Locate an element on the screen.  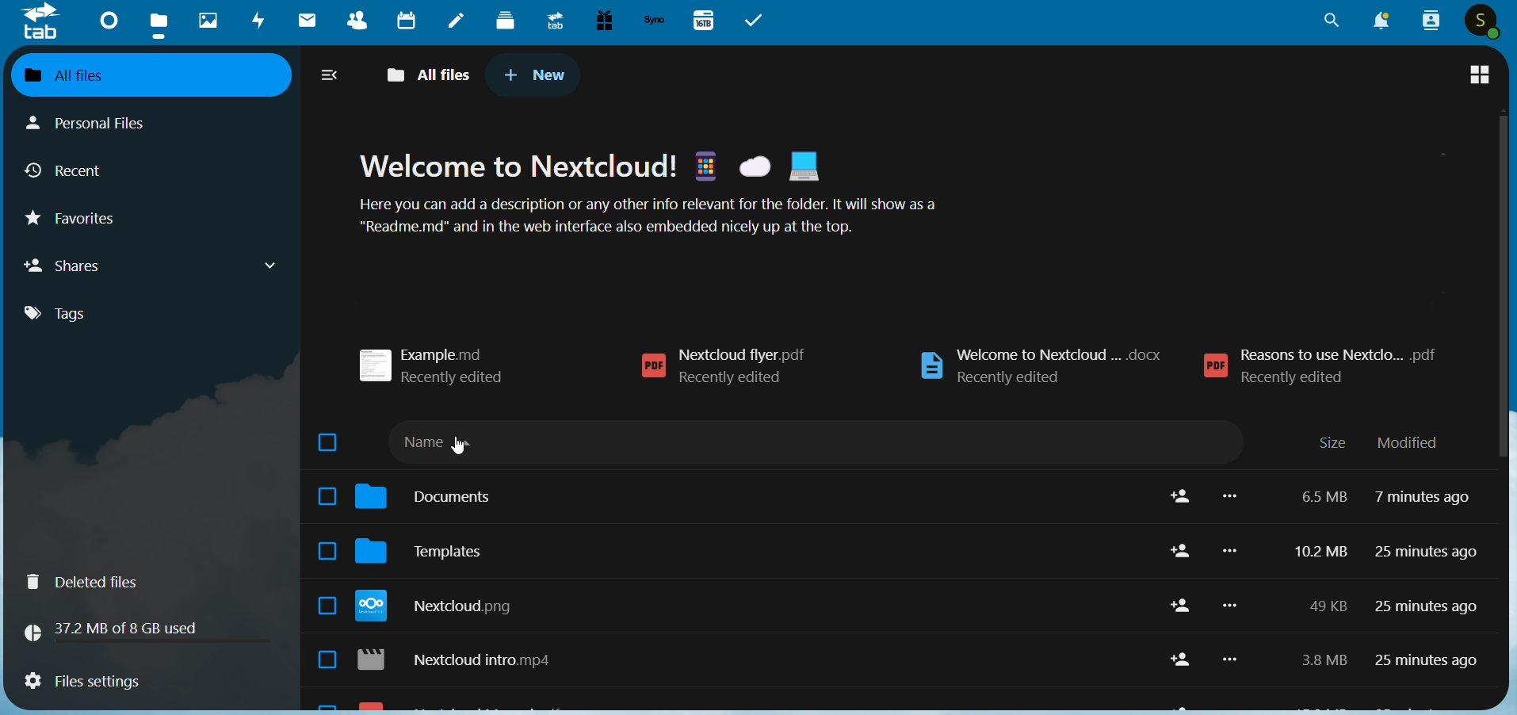
Notification is located at coordinates (1381, 21).